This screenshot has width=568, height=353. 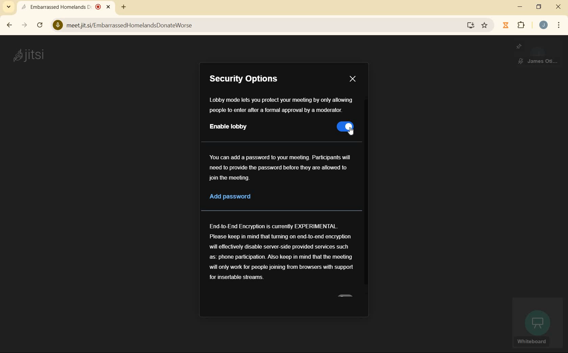 I want to click on cursor, so click(x=352, y=132).